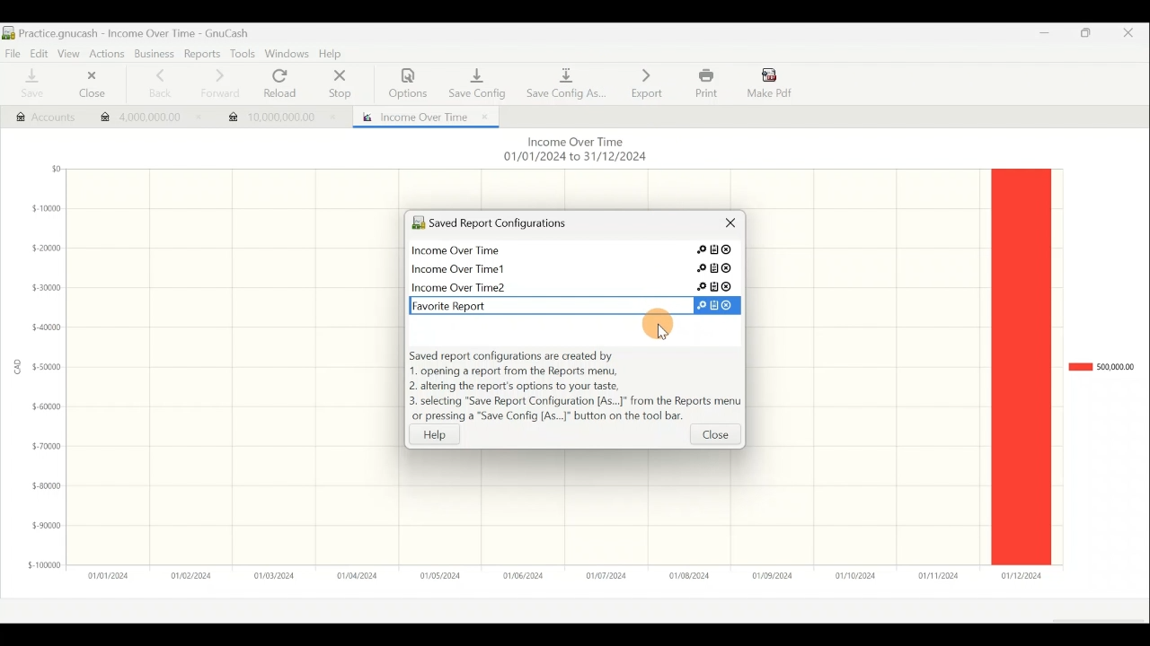  What do you see at coordinates (37, 115) in the screenshot?
I see `Accounts` at bounding box center [37, 115].